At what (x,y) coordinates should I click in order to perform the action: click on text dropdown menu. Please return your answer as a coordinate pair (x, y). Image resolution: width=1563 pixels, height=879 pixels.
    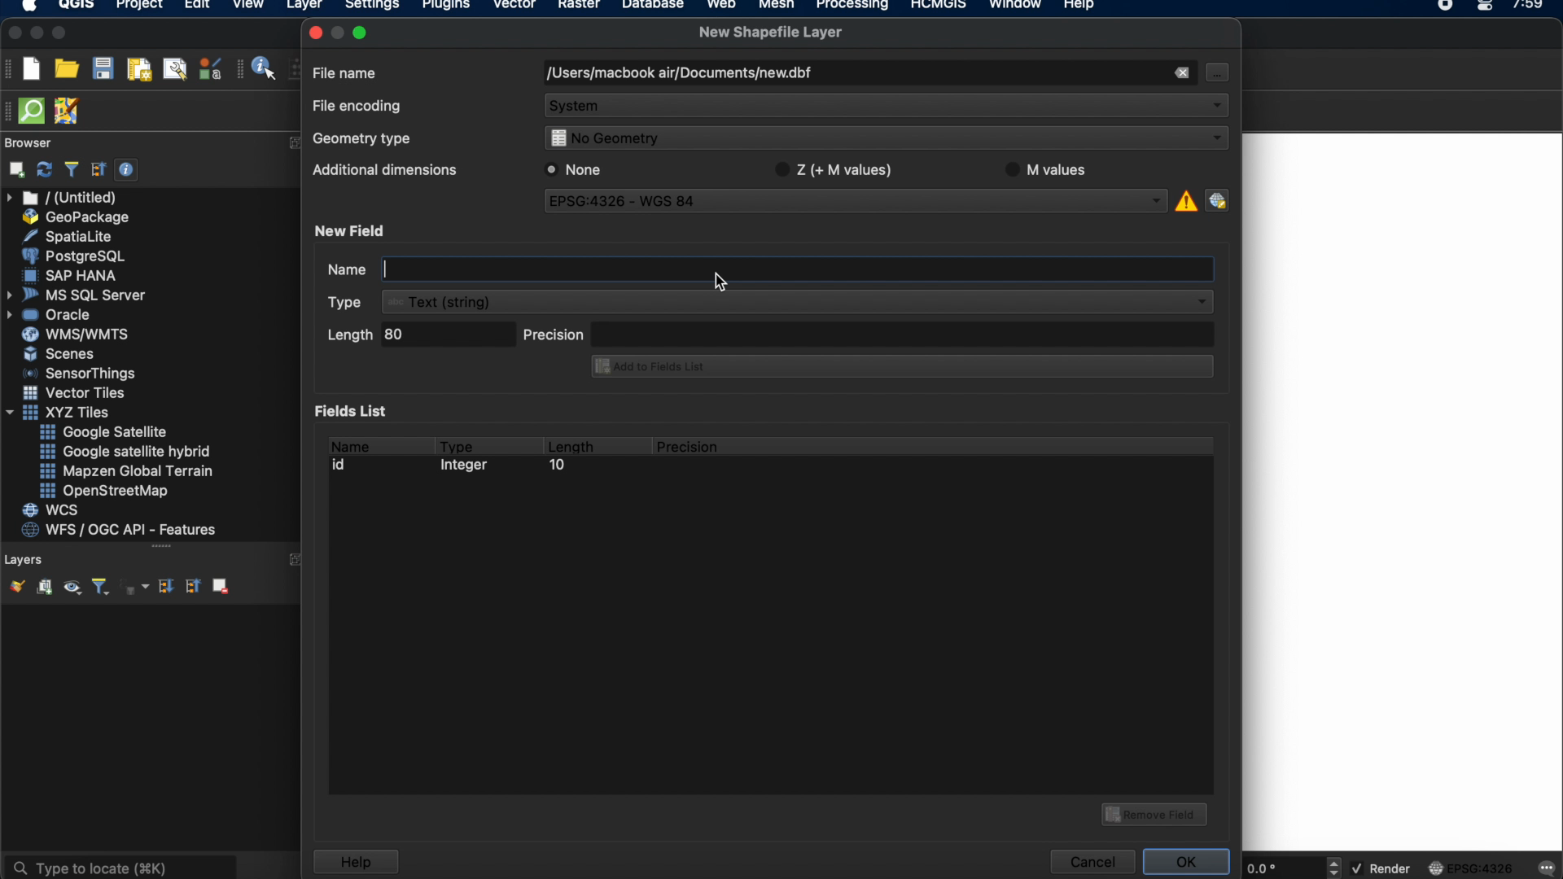
    Looking at the image, I should click on (773, 302).